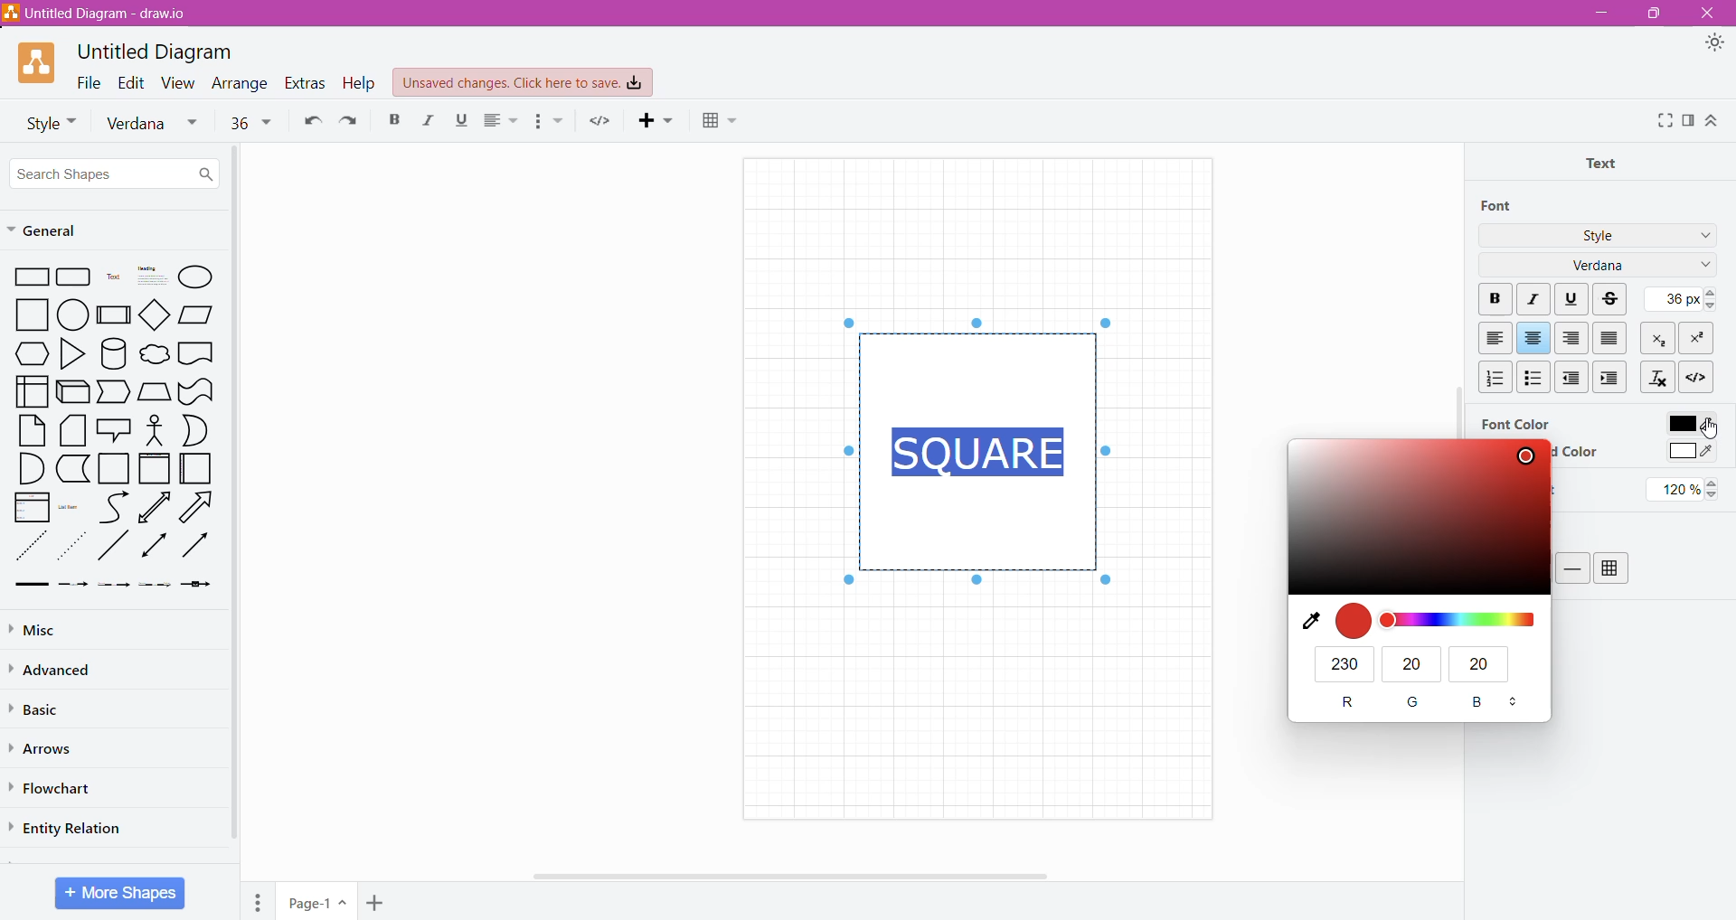 This screenshot has width=1736, height=920. I want to click on Search Shapes, so click(114, 173).